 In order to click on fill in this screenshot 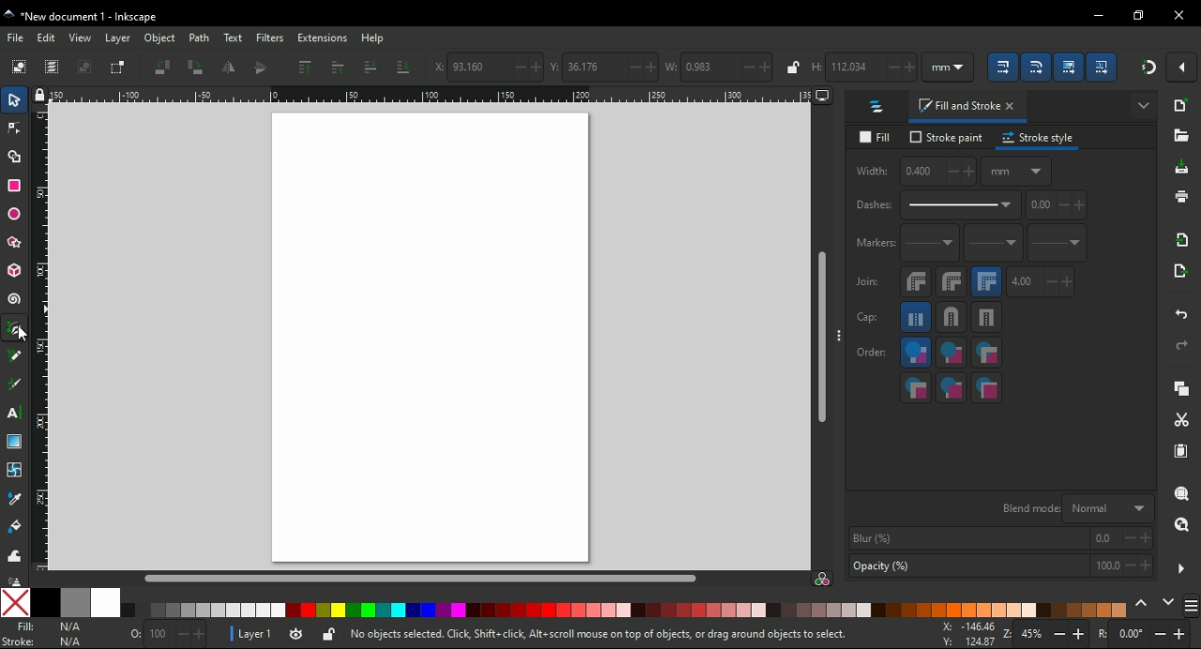, I will do `click(878, 138)`.